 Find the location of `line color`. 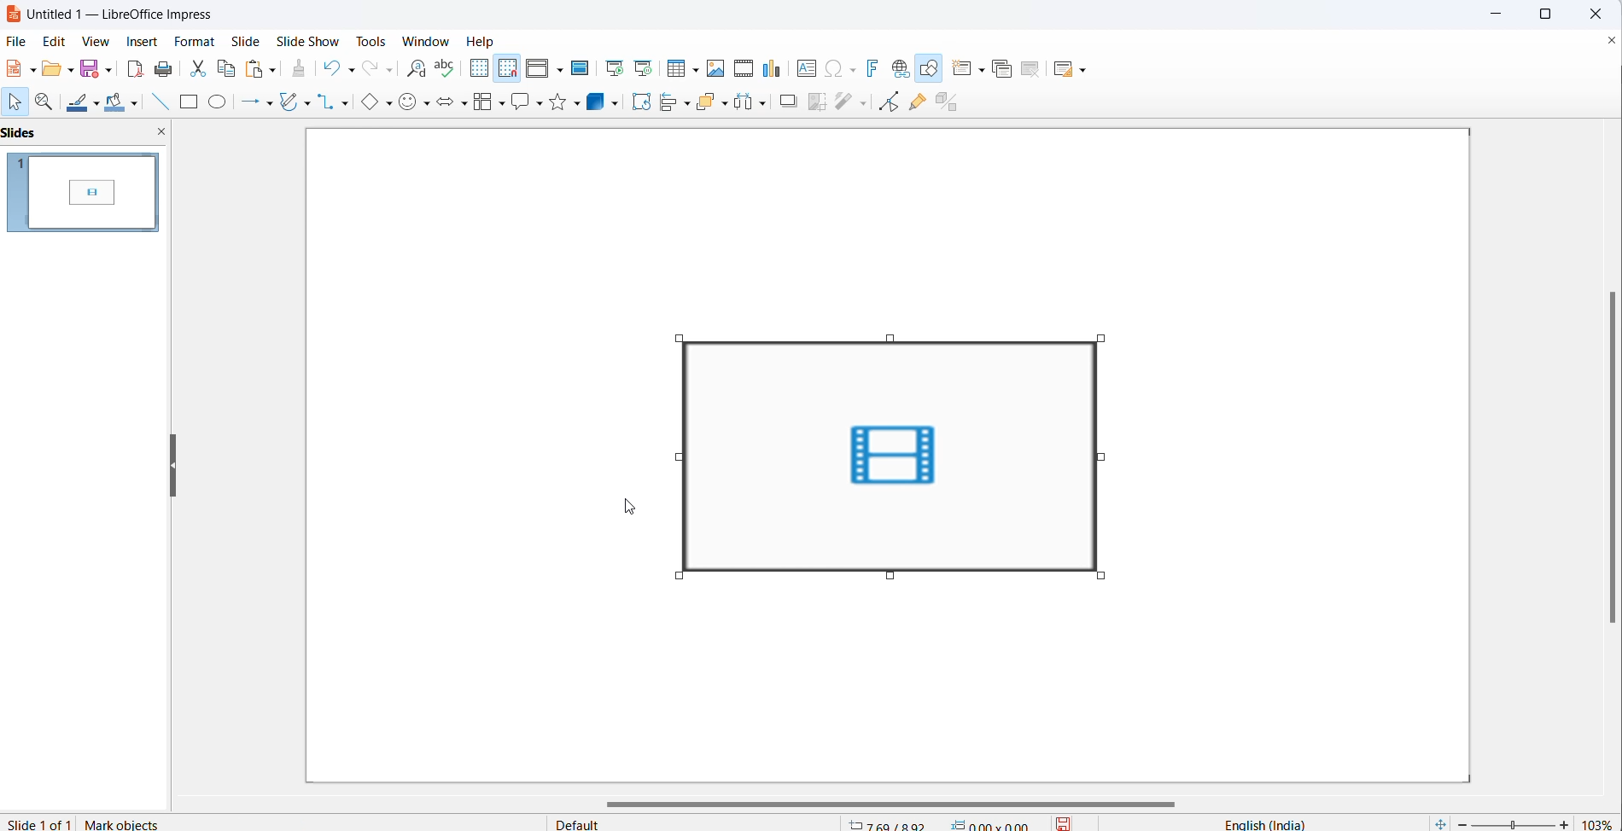

line color is located at coordinates (98, 102).